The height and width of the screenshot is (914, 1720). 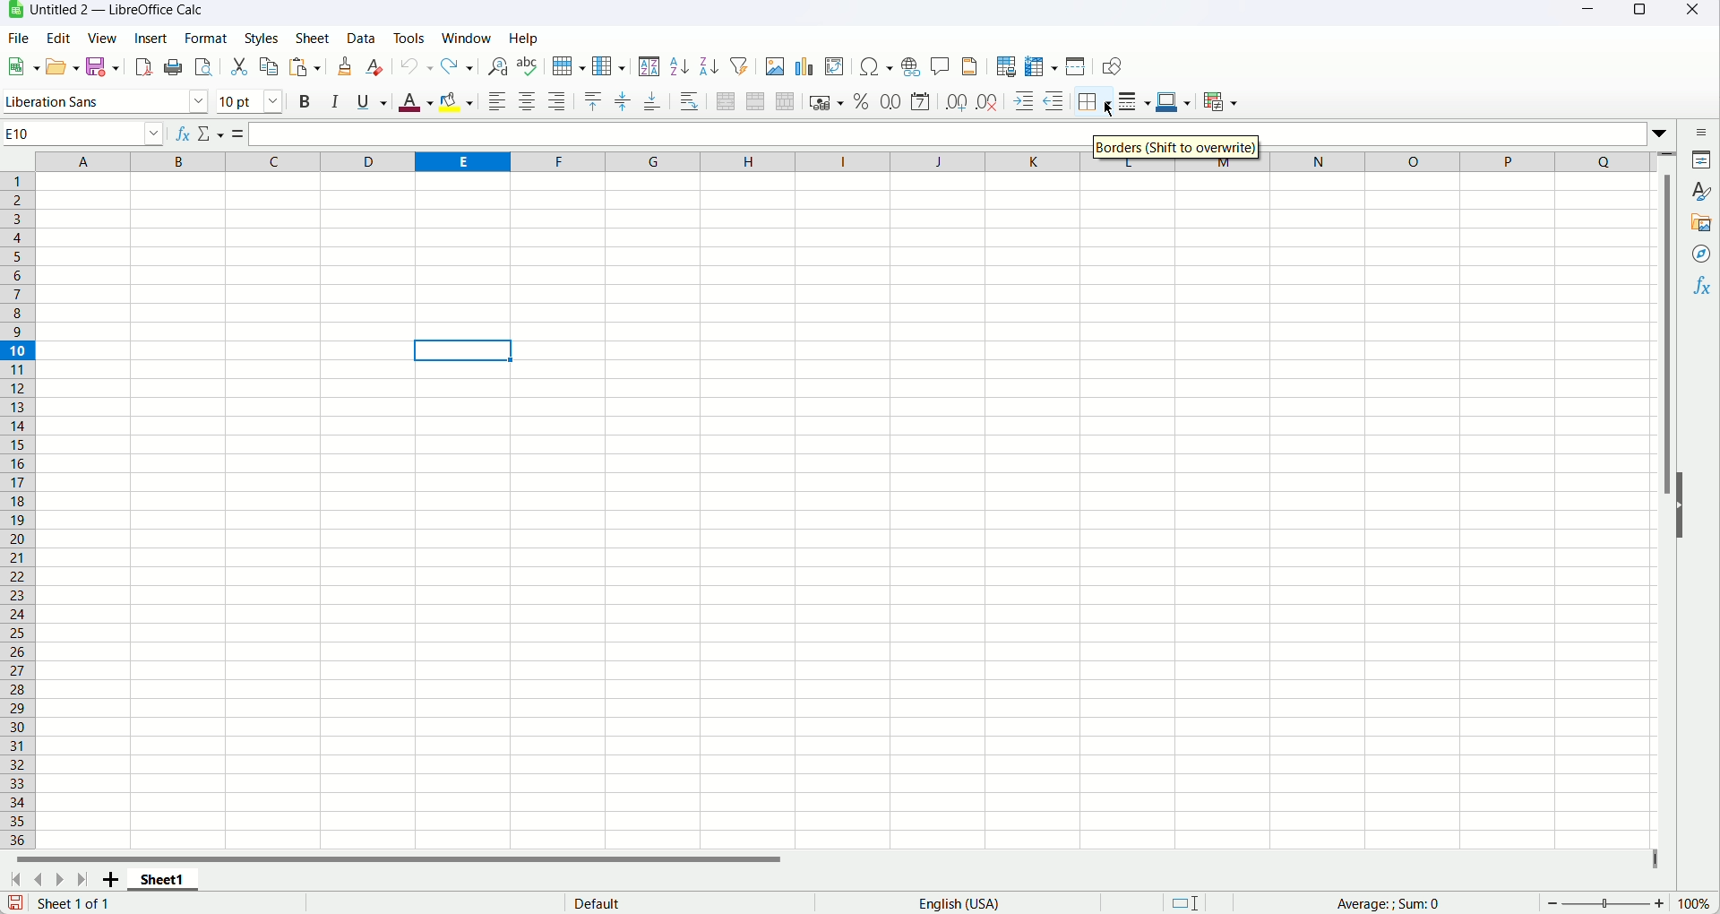 I want to click on Format, so click(x=206, y=38).